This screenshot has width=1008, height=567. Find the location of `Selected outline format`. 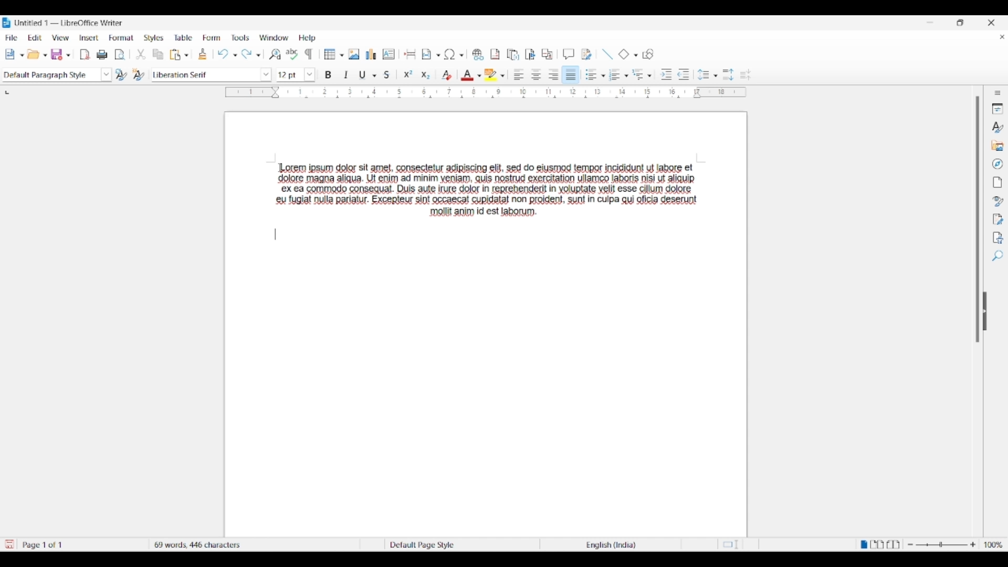

Selected outline format is located at coordinates (638, 74).